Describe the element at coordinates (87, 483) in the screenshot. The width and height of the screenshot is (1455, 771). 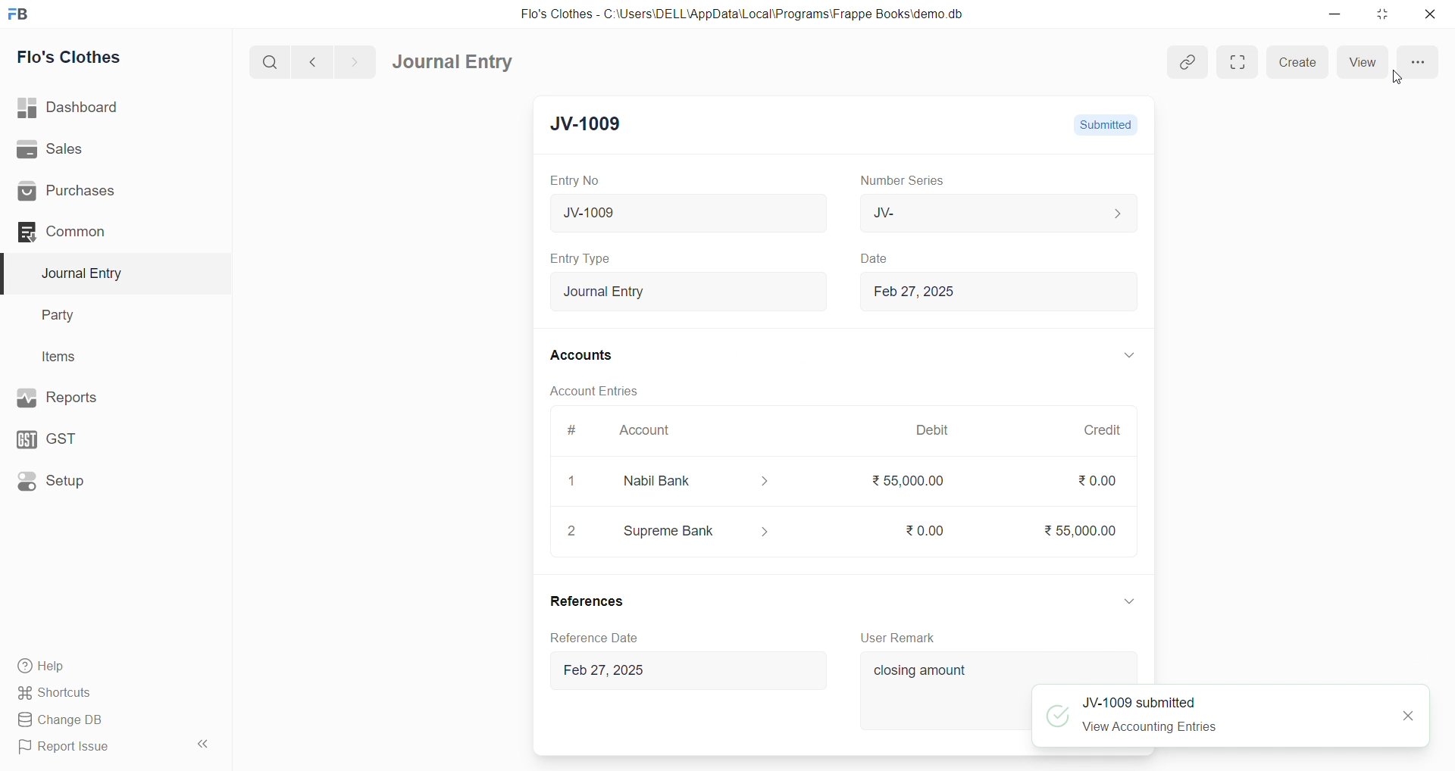
I see `Setup` at that location.